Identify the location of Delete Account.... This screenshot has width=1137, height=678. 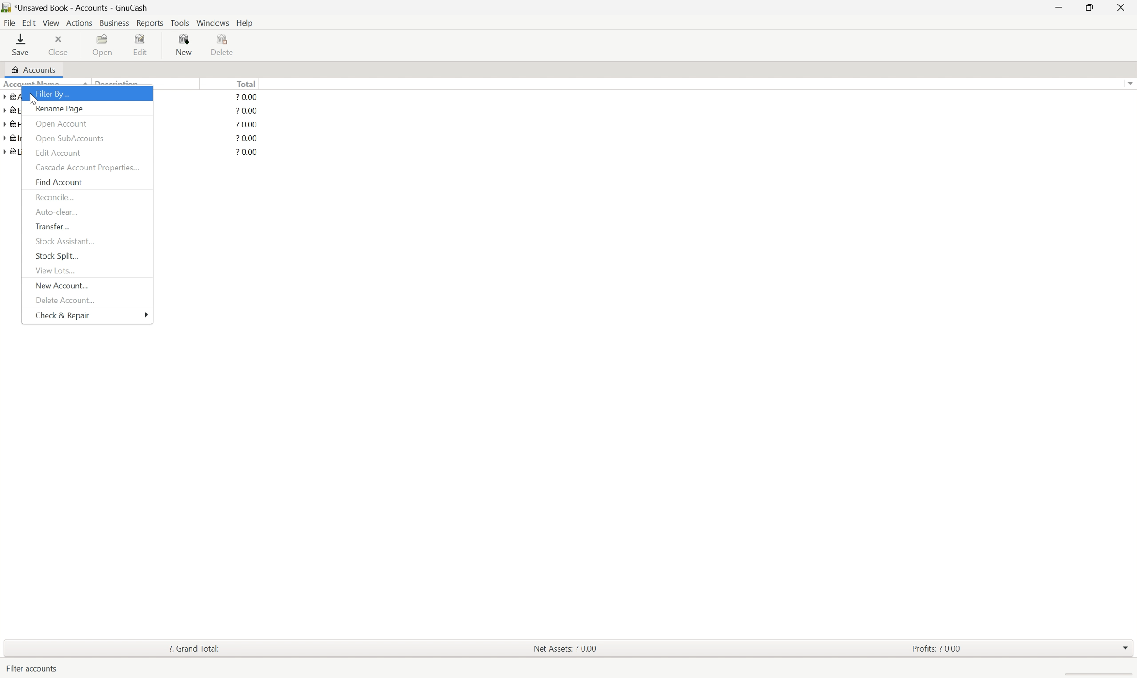
(64, 299).